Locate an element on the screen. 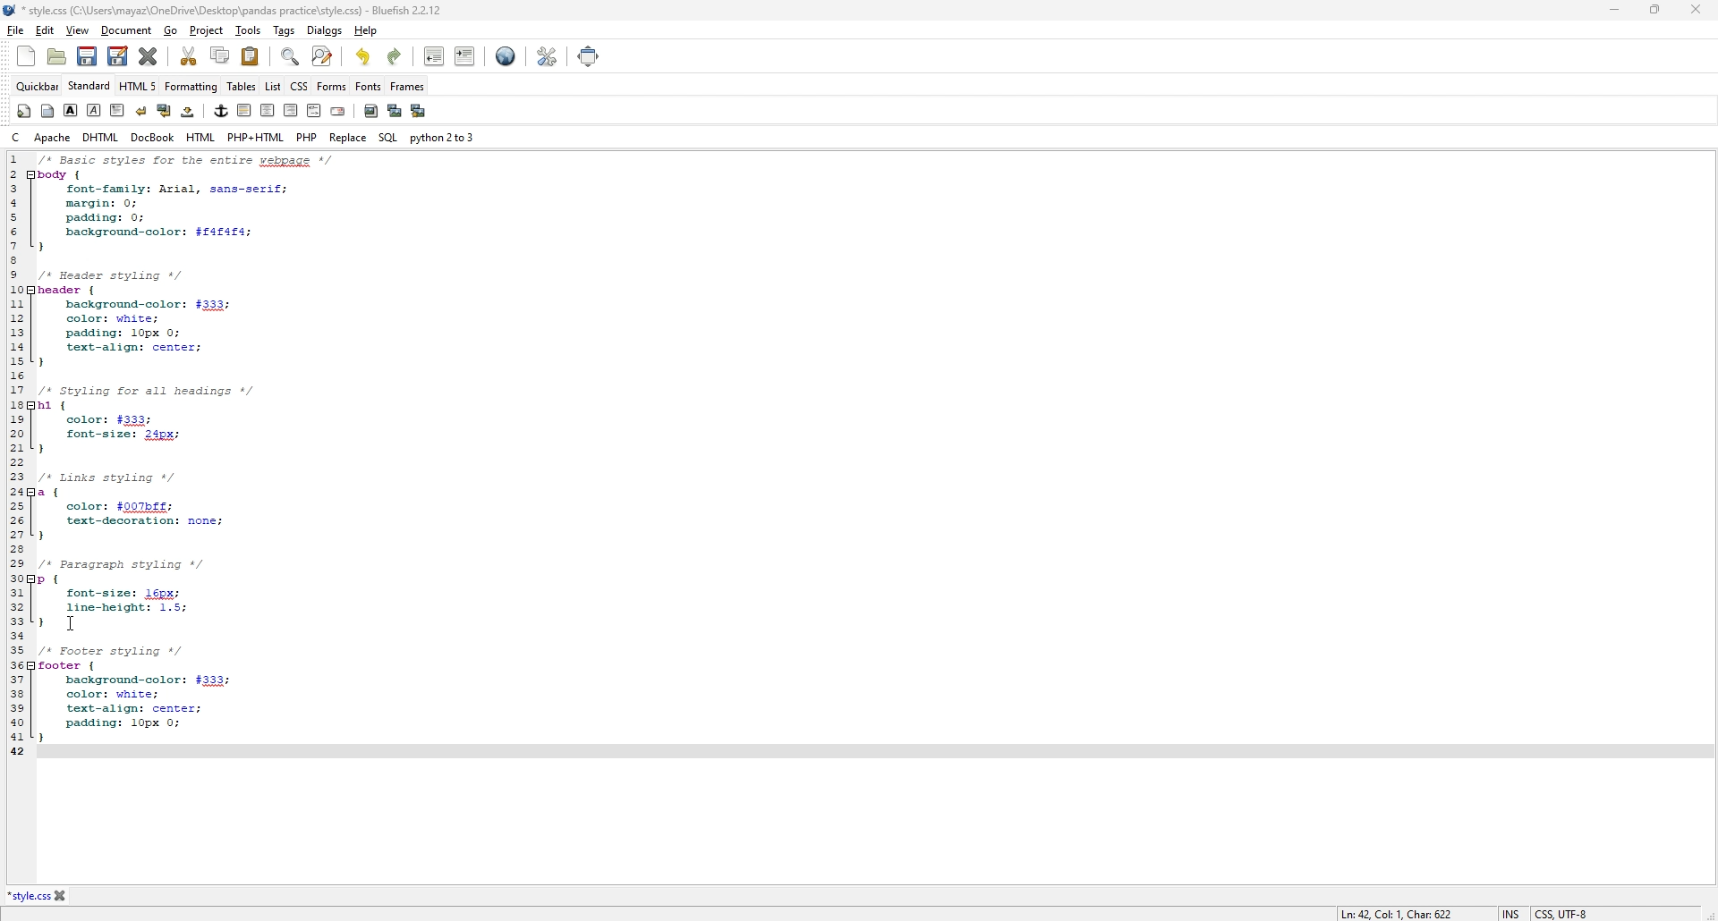 The image size is (1718, 921). Maximize is located at coordinates (1655, 9).